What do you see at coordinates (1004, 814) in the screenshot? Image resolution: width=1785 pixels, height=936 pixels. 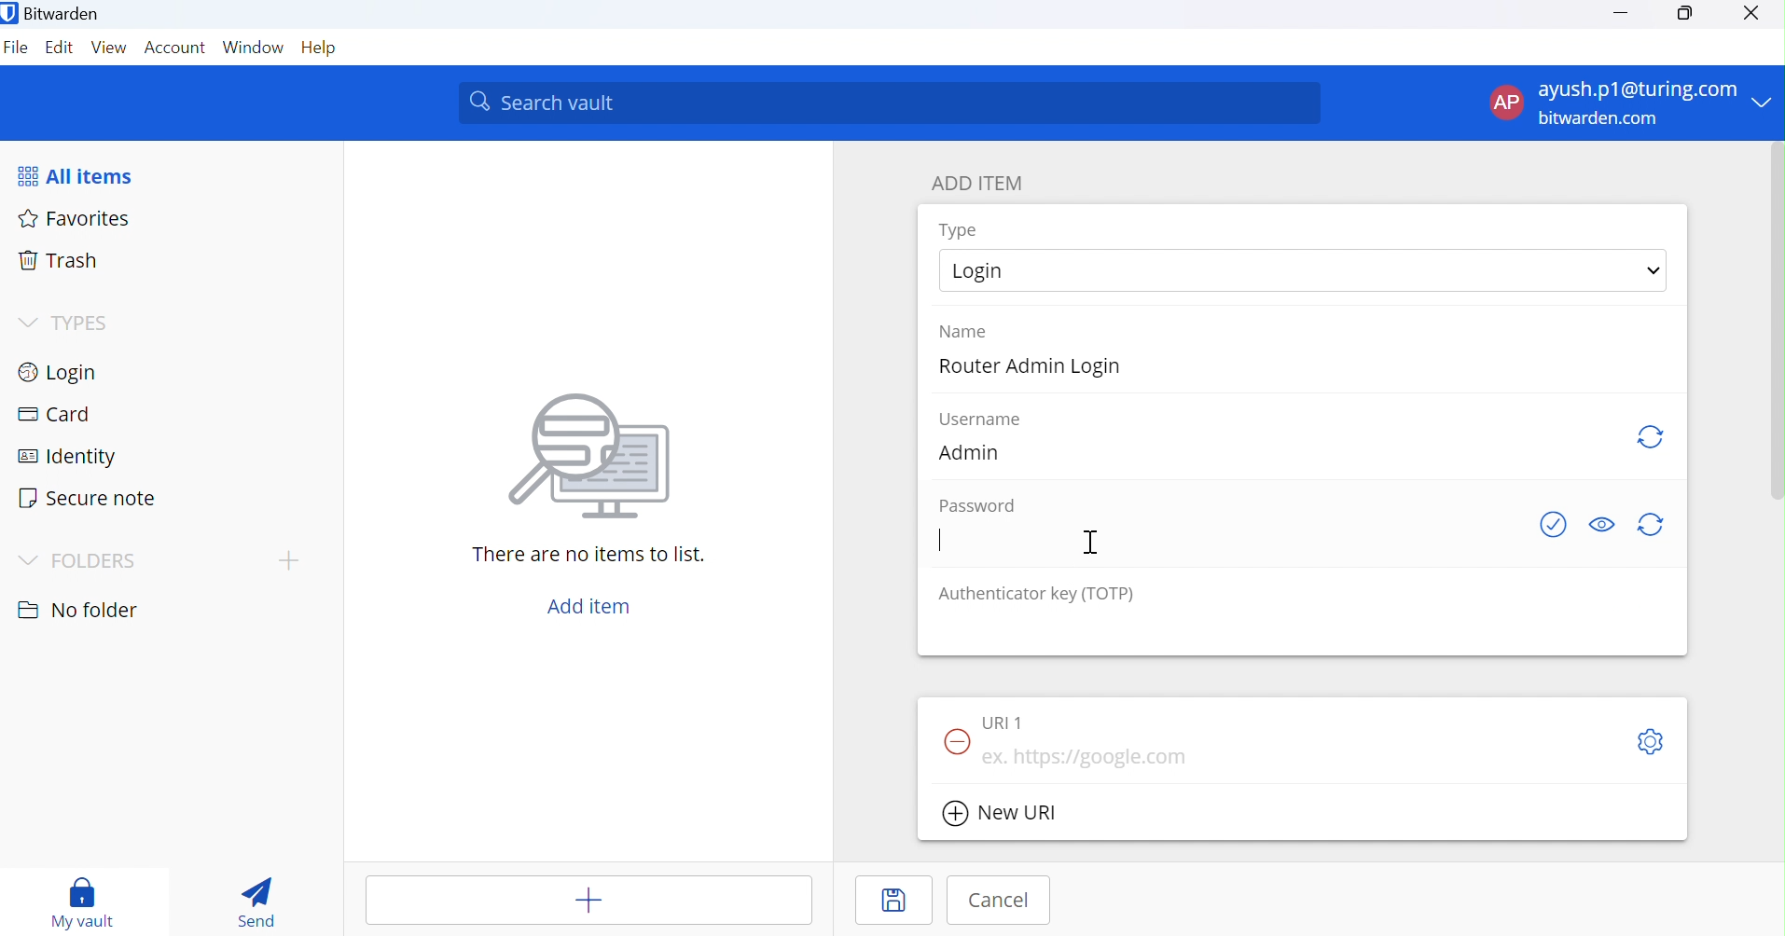 I see `New URI` at bounding box center [1004, 814].